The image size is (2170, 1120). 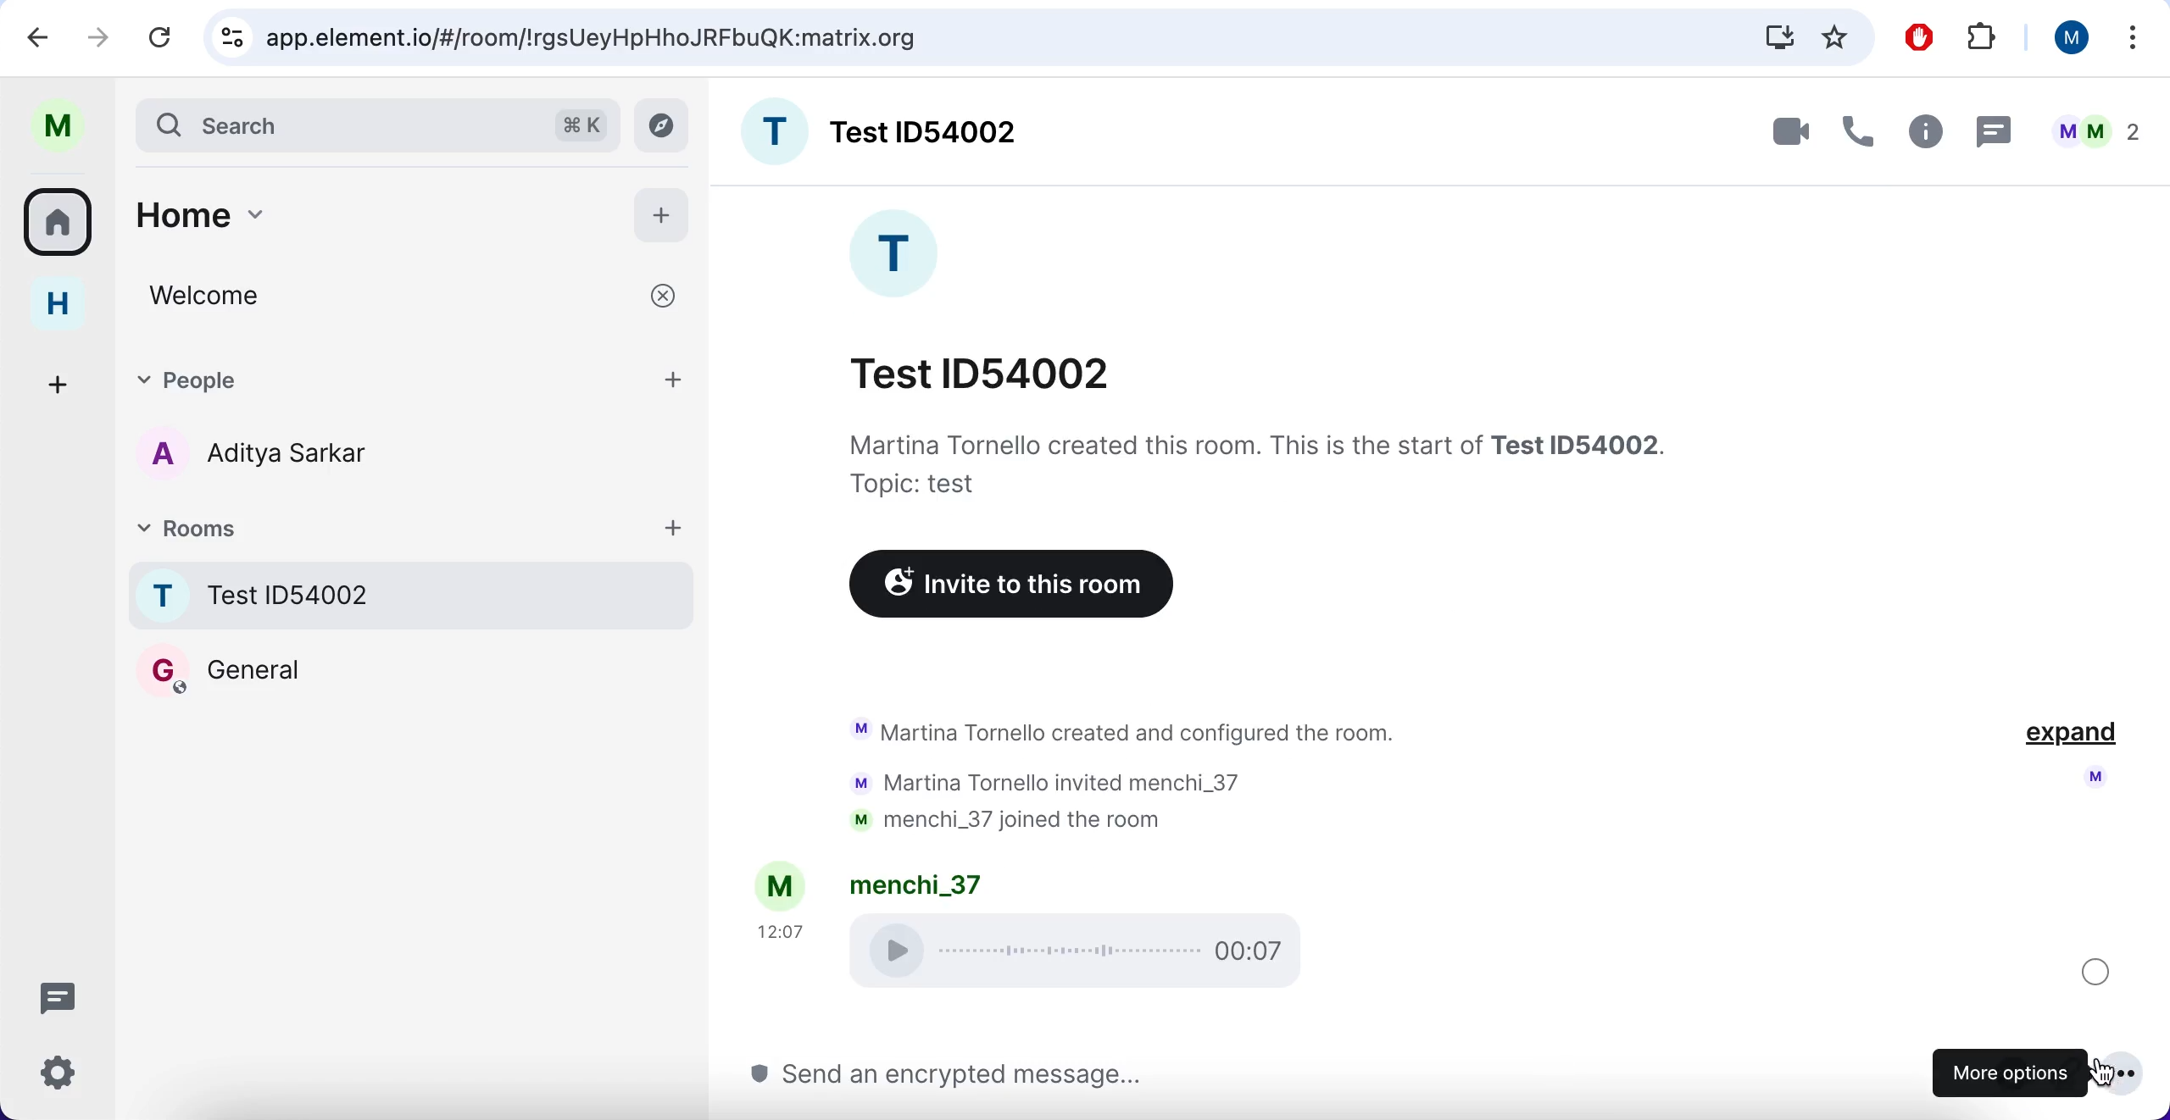 What do you see at coordinates (30, 36) in the screenshot?
I see `backward` at bounding box center [30, 36].